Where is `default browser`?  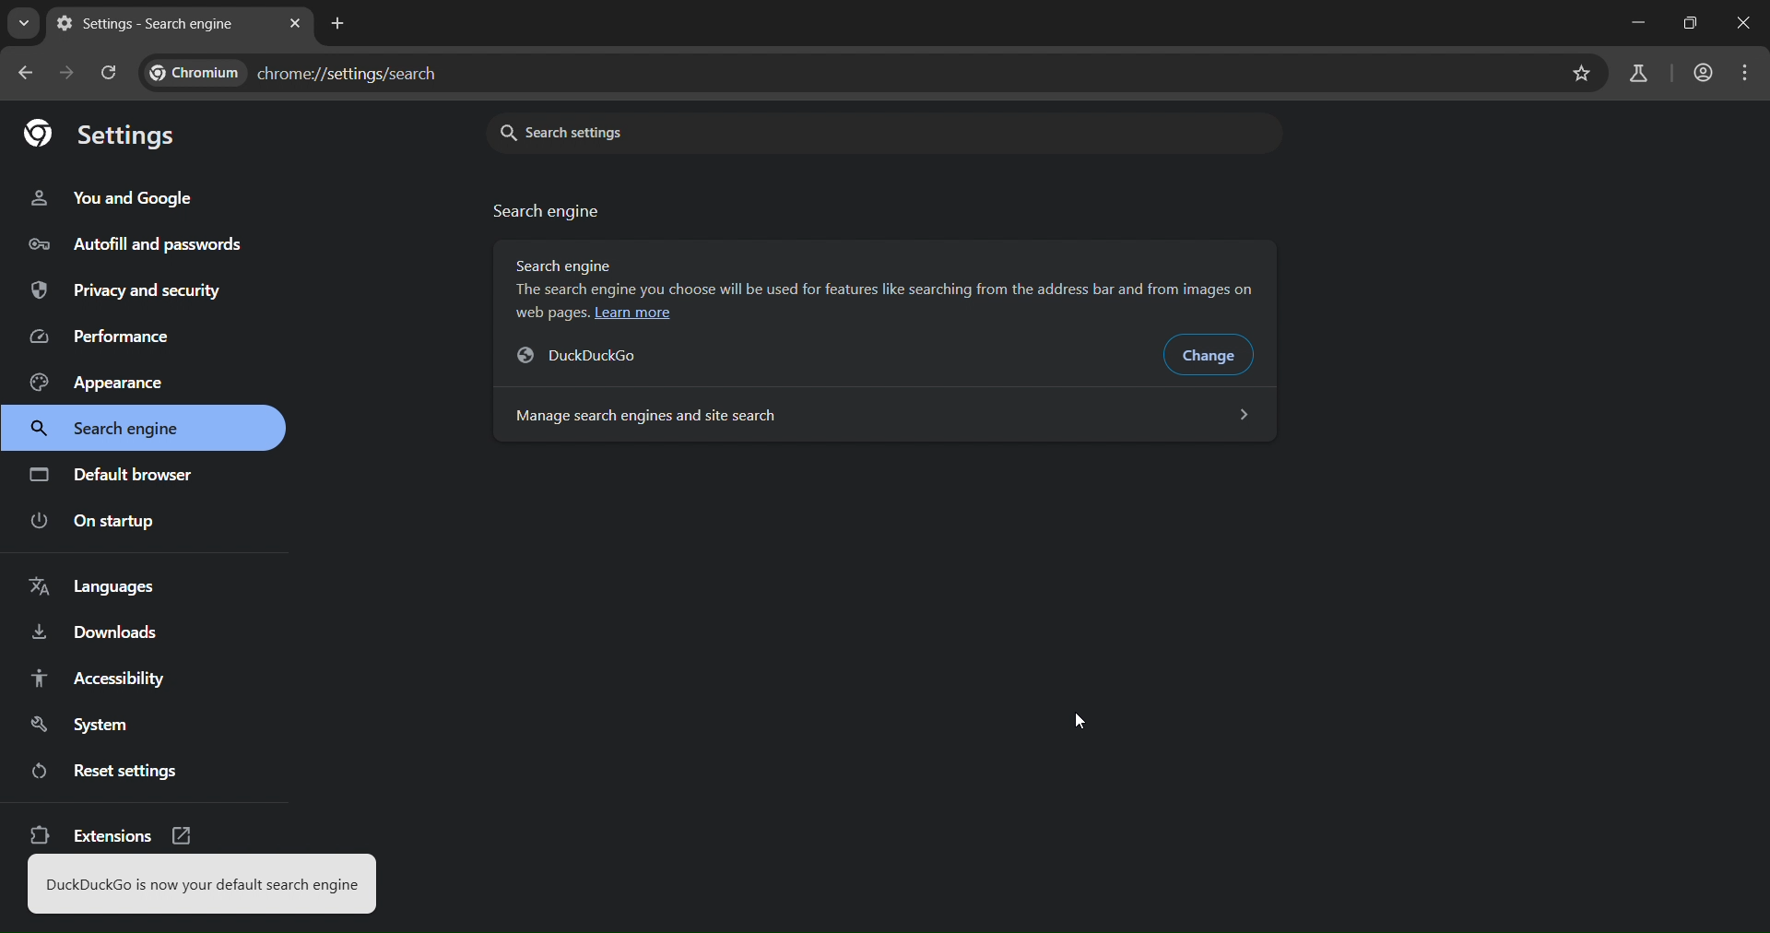 default browser is located at coordinates (114, 474).